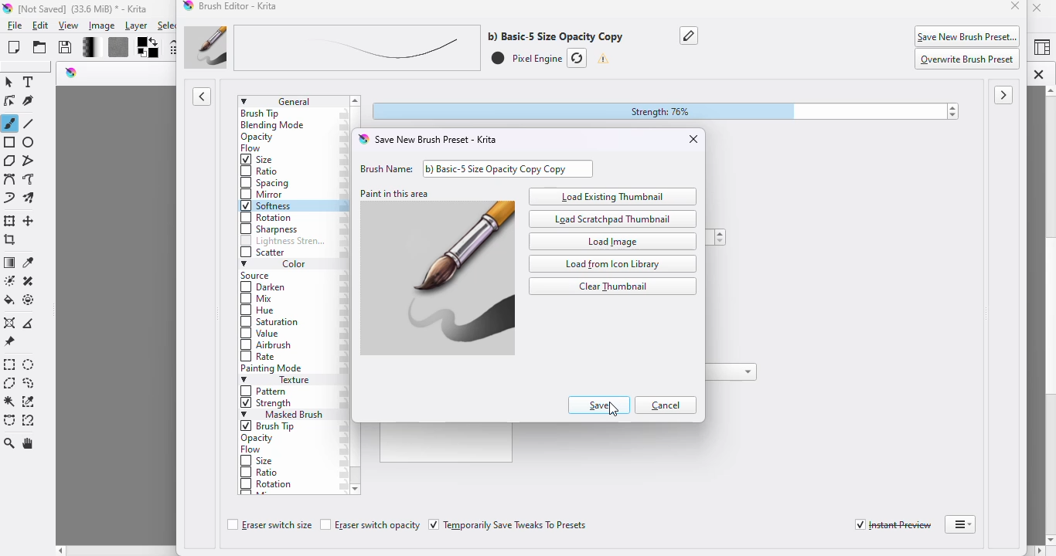 Image resolution: width=1056 pixels, height=556 pixels. Describe the element at coordinates (261, 335) in the screenshot. I see `value` at that location.